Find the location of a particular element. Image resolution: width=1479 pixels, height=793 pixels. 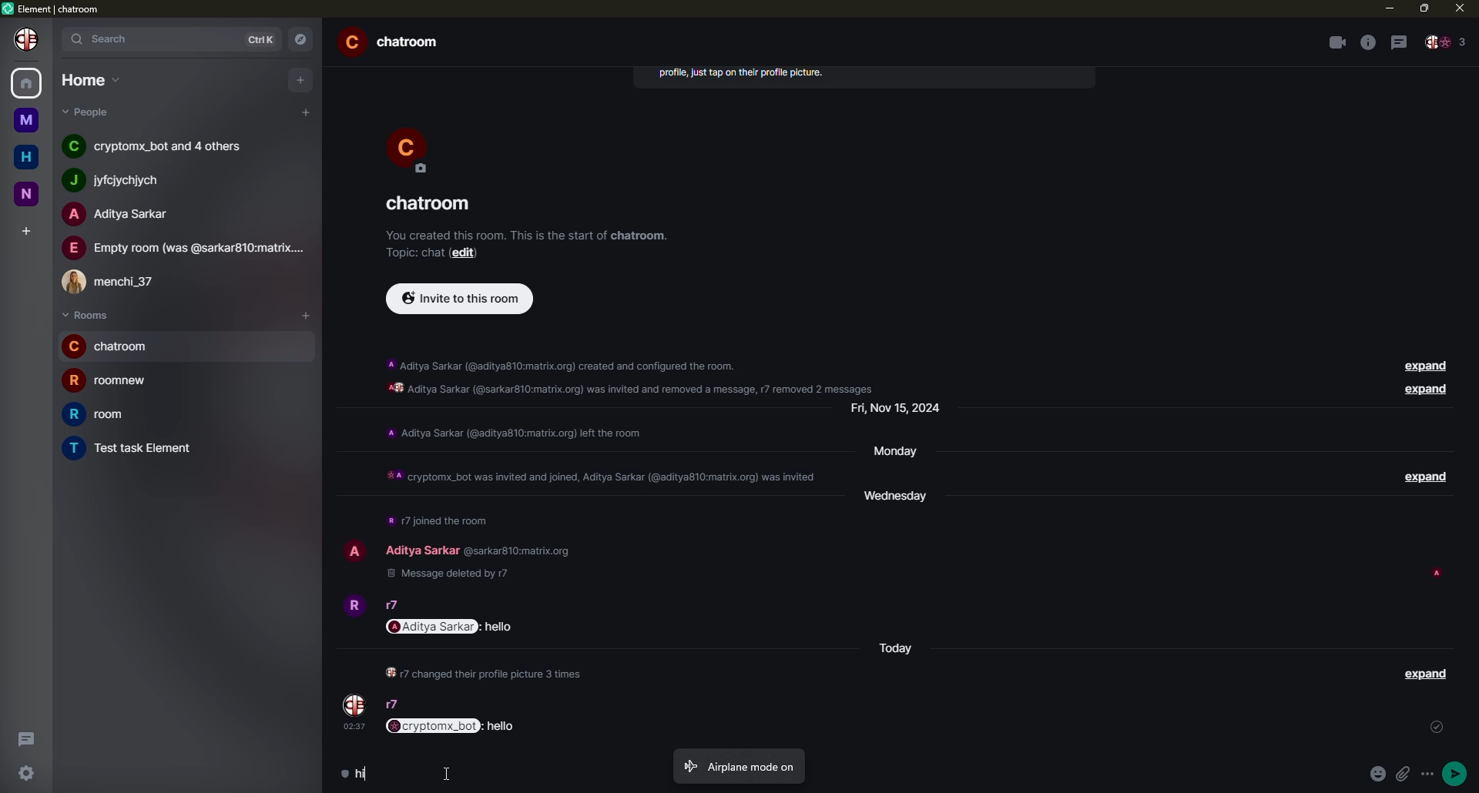

people is located at coordinates (393, 606).